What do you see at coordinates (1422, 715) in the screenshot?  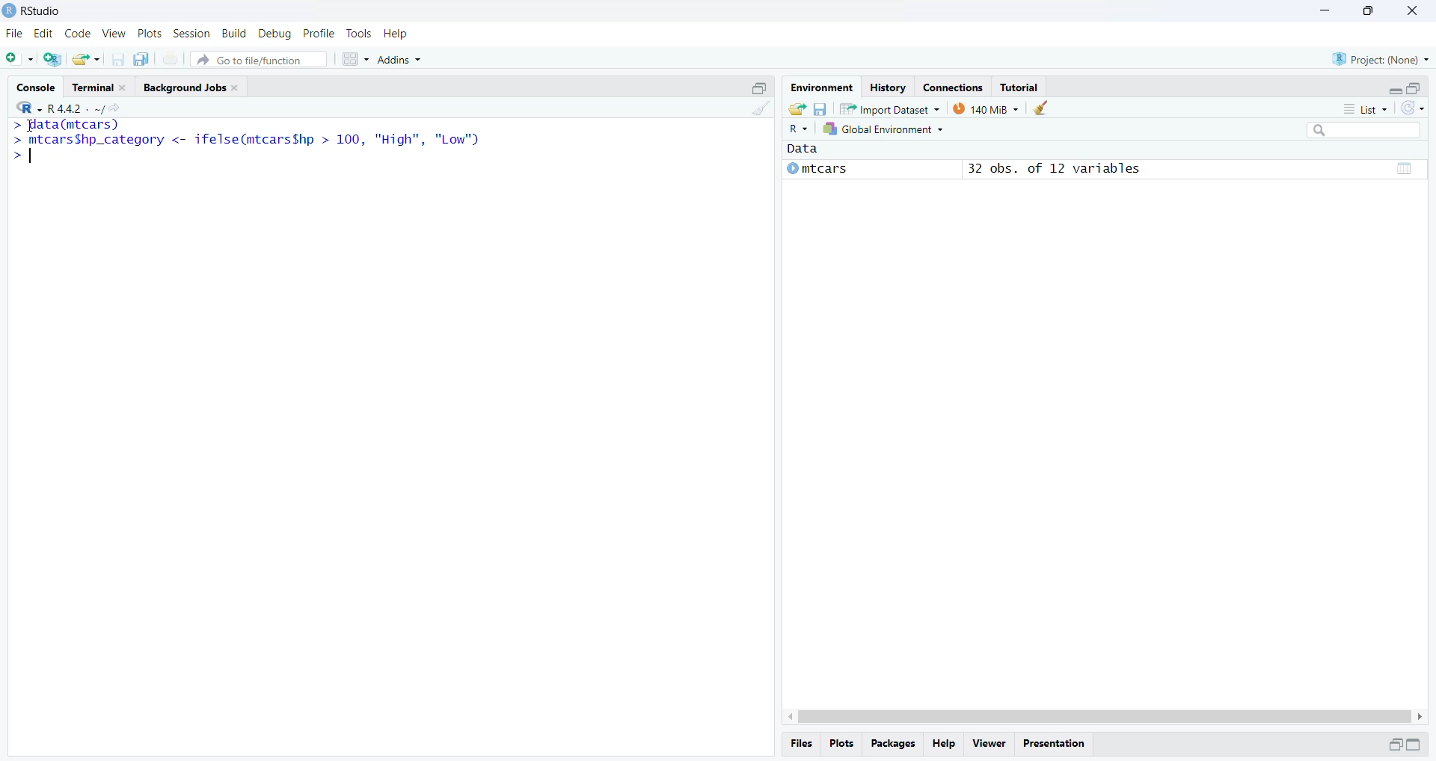 I see `Right` at bounding box center [1422, 715].